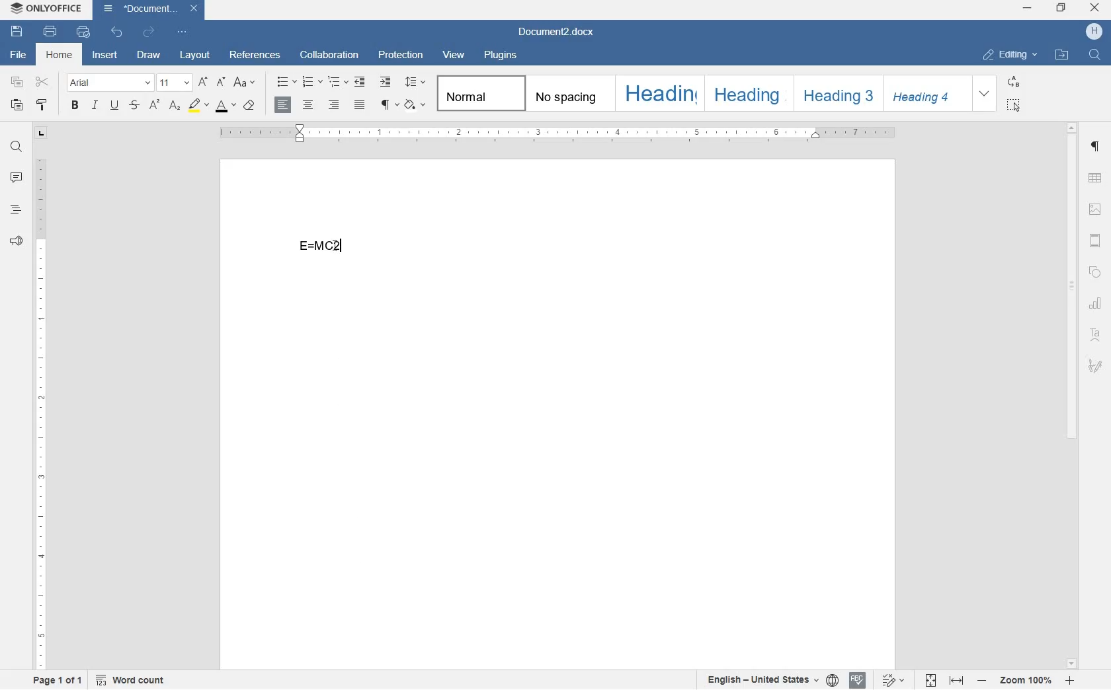 This screenshot has height=690, width=1111. I want to click on cursor, so click(341, 251).